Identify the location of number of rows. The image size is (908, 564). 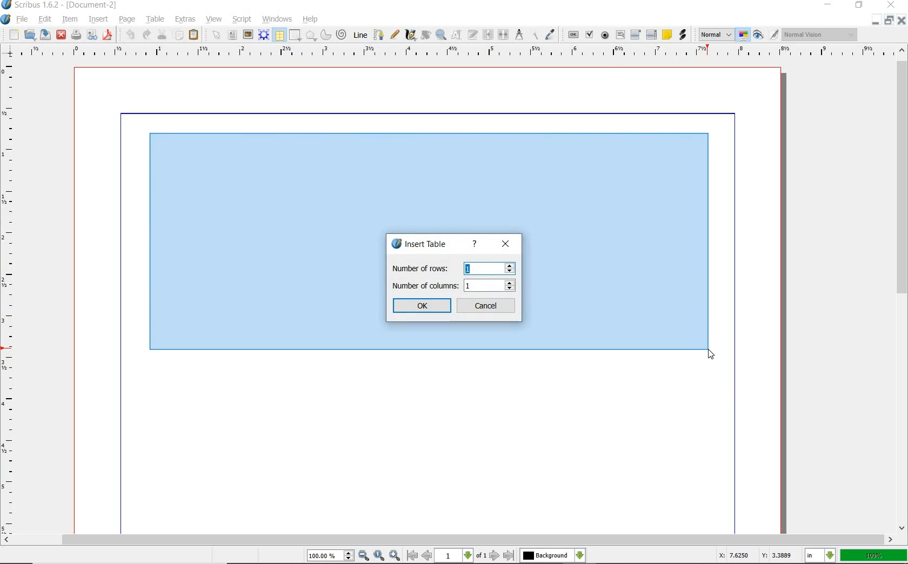
(490, 268).